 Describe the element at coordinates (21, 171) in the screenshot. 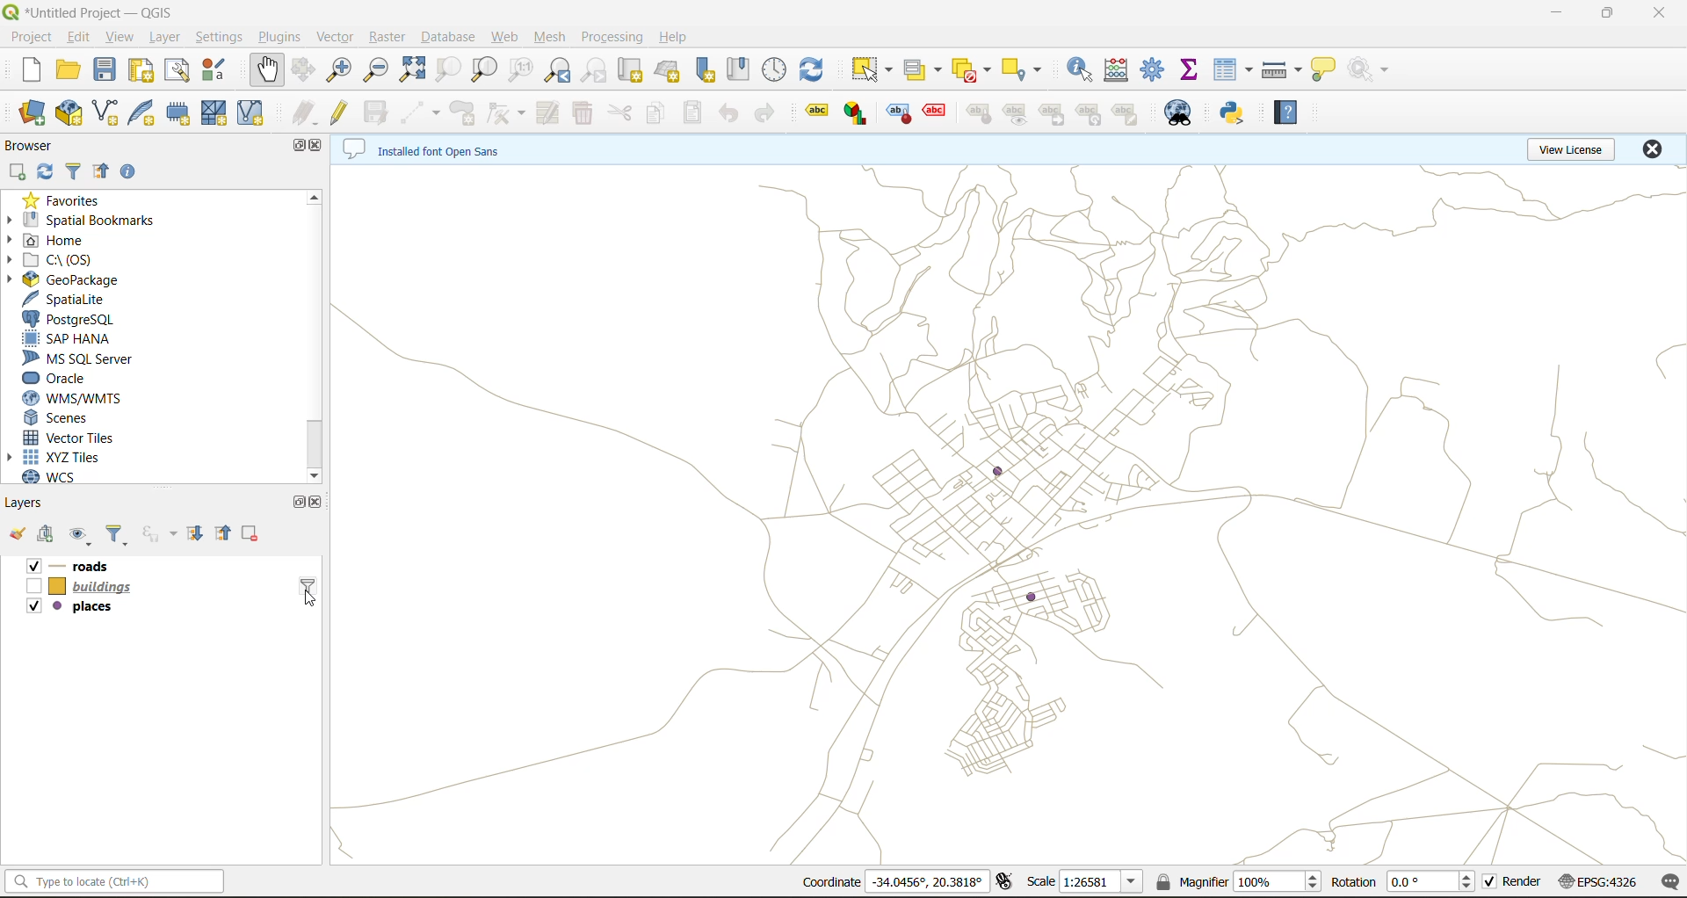

I see `add` at that location.